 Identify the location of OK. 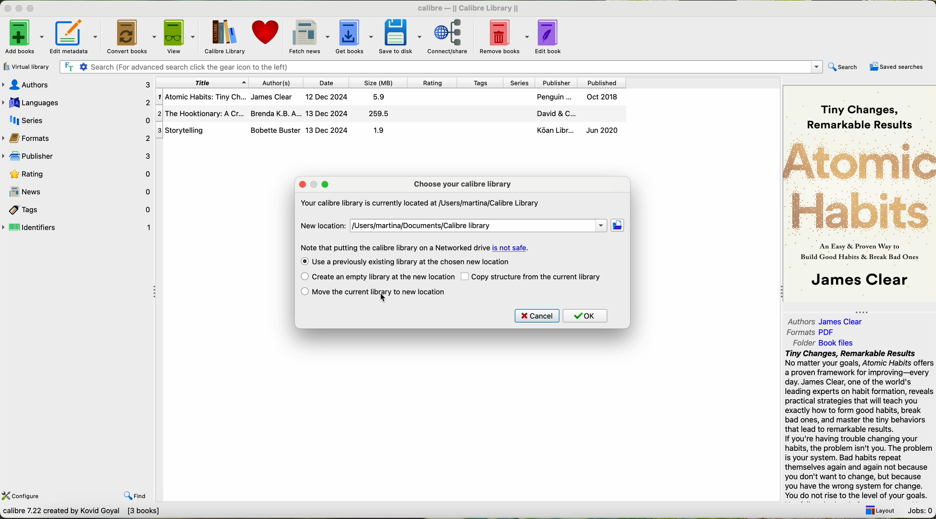
(585, 316).